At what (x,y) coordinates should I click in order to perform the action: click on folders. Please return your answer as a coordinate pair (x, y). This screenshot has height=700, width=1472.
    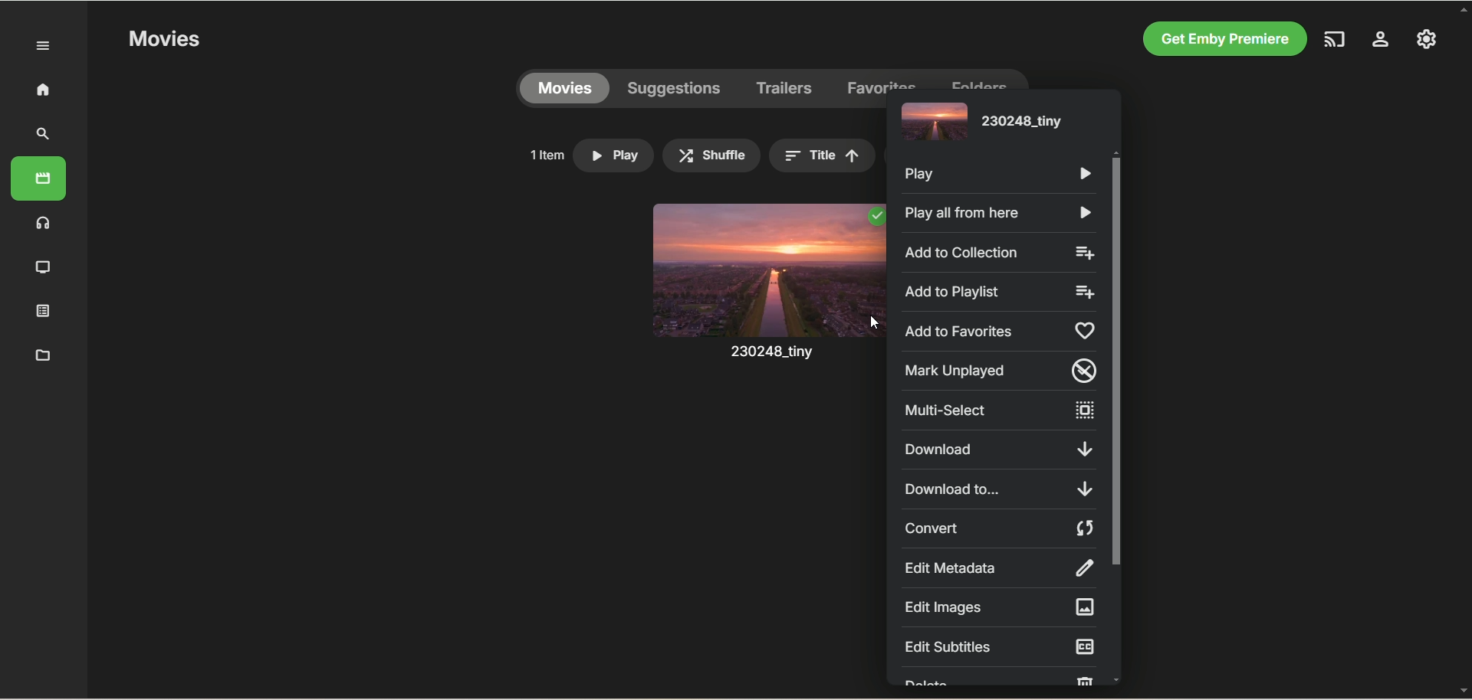
    Looking at the image, I should click on (978, 79).